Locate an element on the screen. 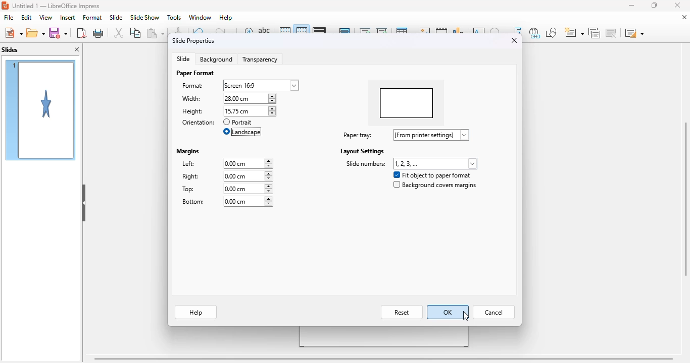 The width and height of the screenshot is (690, 363). close is located at coordinates (513, 42).